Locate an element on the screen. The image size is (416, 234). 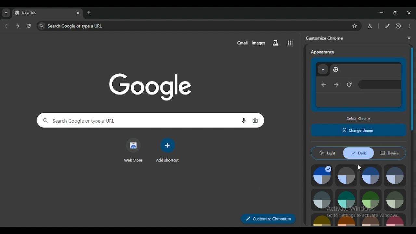
click to go back is located at coordinates (6, 26).